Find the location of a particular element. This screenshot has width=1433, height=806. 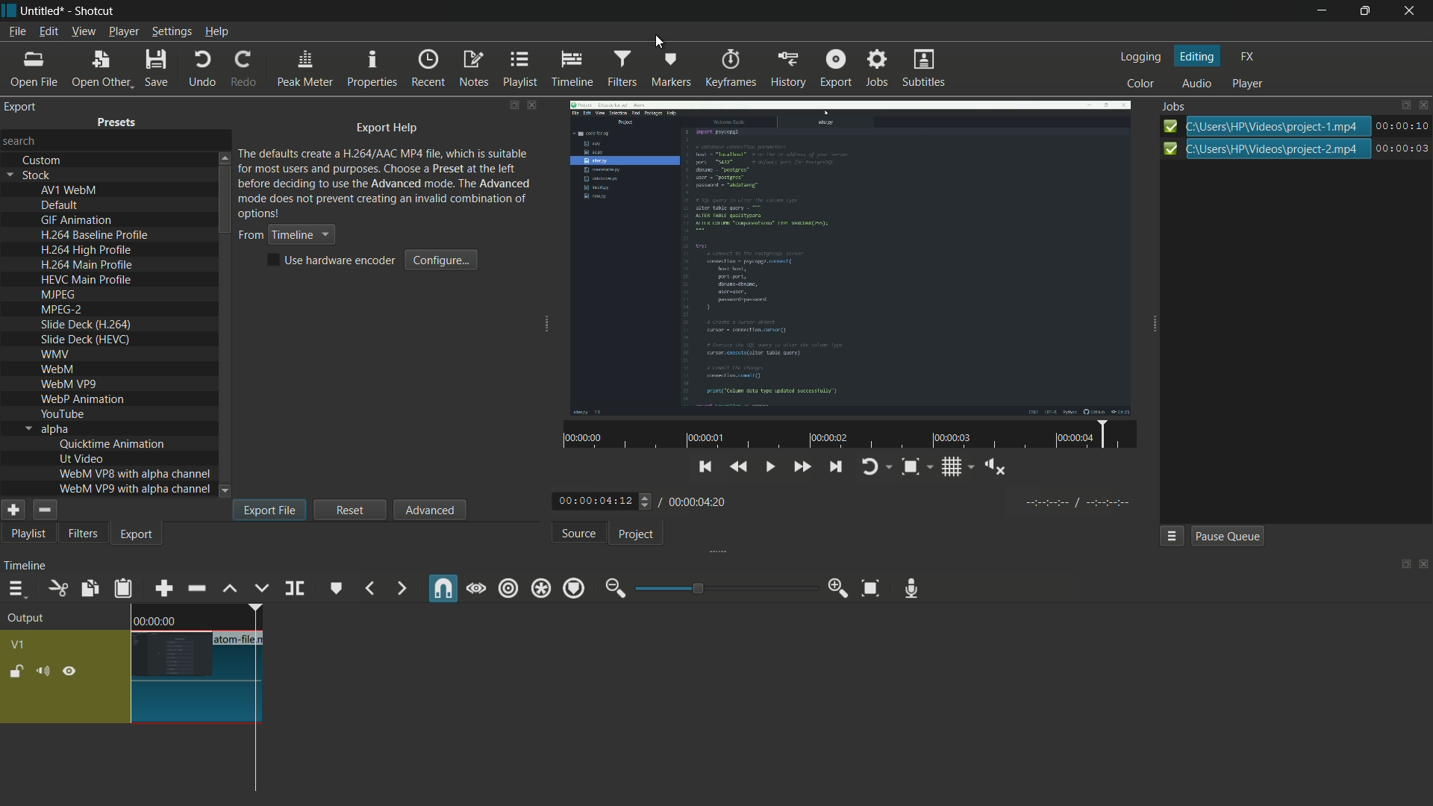

pause queue is located at coordinates (1226, 535).